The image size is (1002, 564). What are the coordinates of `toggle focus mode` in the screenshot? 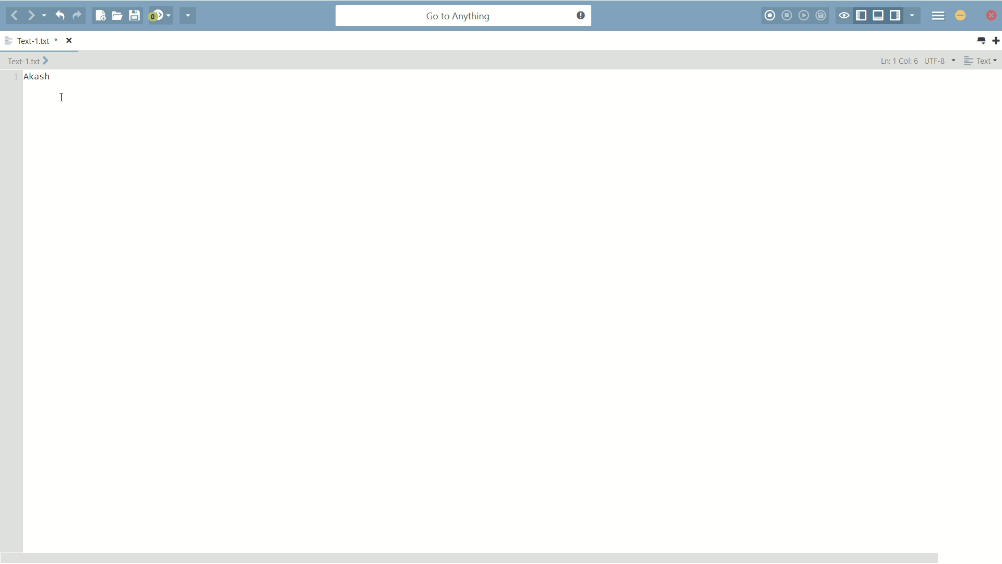 It's located at (843, 16).